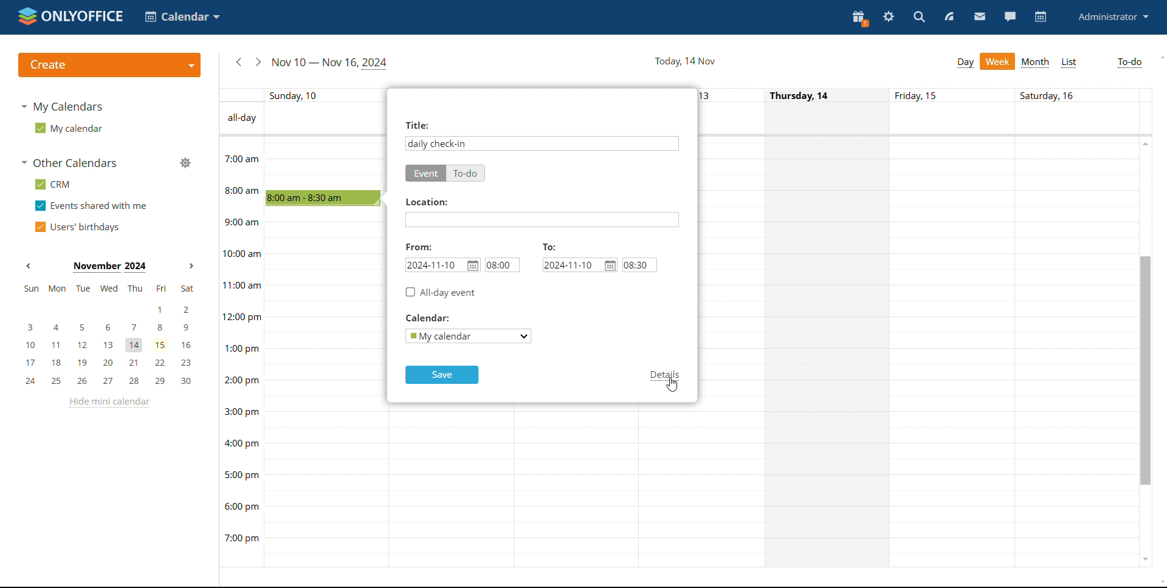  Describe the element at coordinates (1144, 369) in the screenshot. I see `scroll bar` at that location.